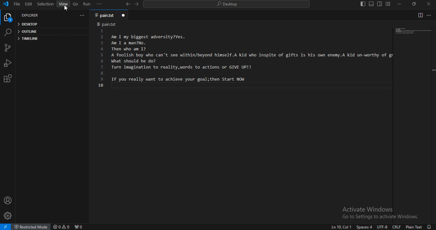 This screenshot has width=436, height=230. Describe the element at coordinates (415, 4) in the screenshot. I see `restore` at that location.